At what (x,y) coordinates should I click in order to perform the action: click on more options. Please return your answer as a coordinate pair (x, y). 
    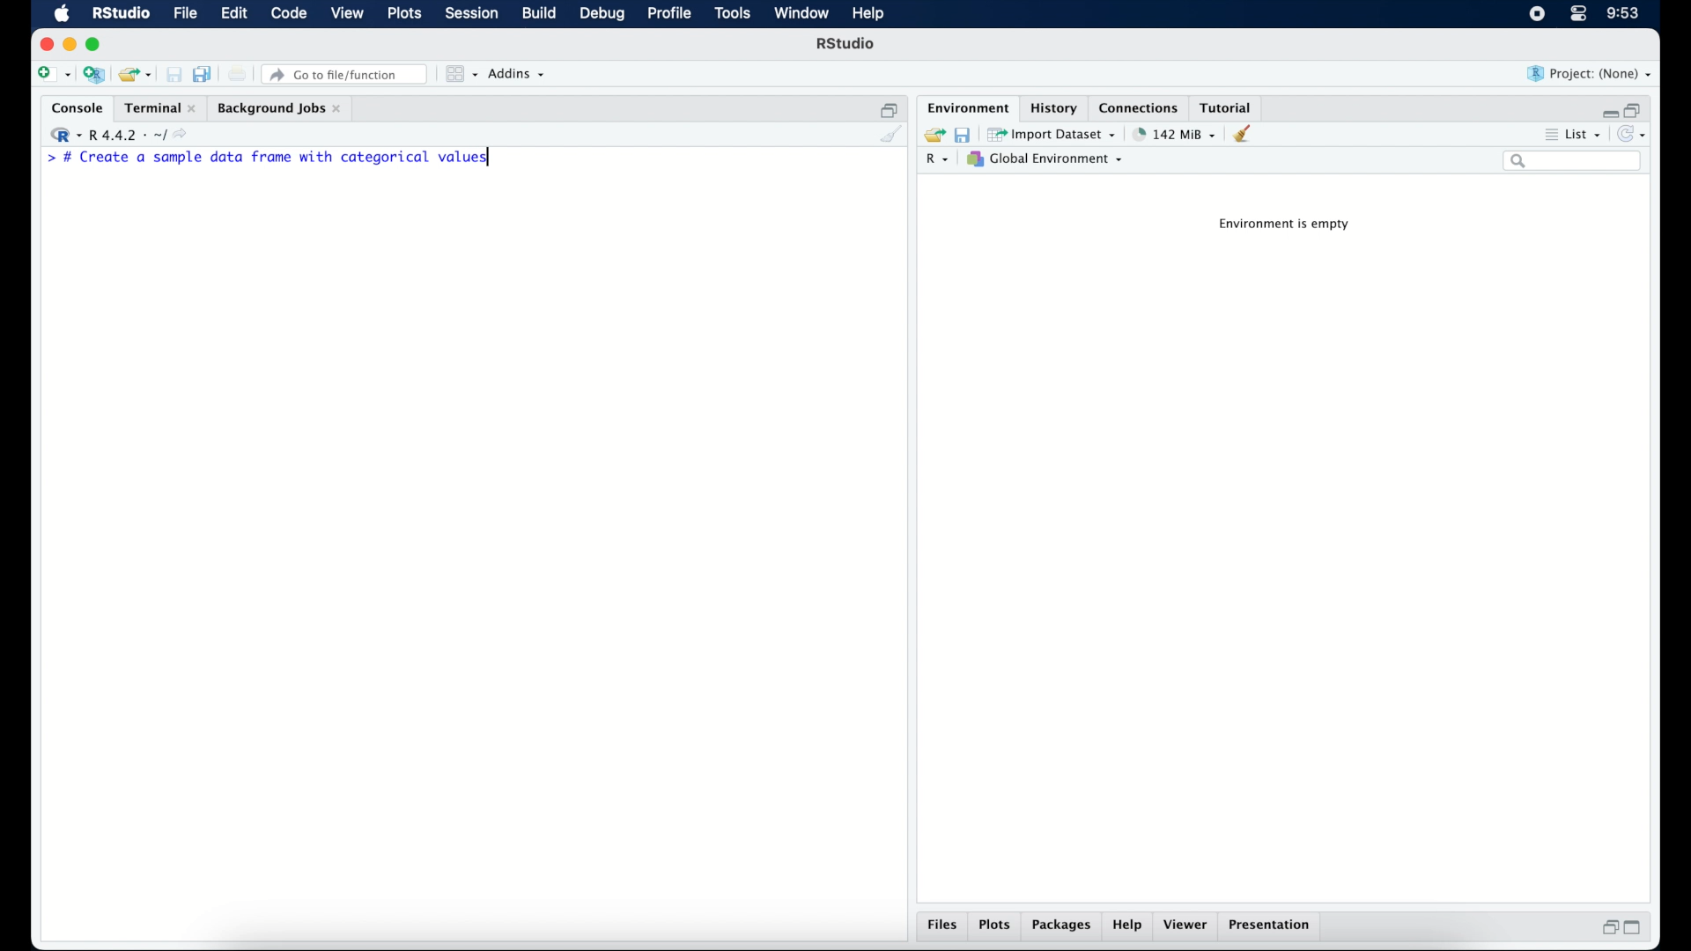
    Looking at the image, I should click on (1548, 133).